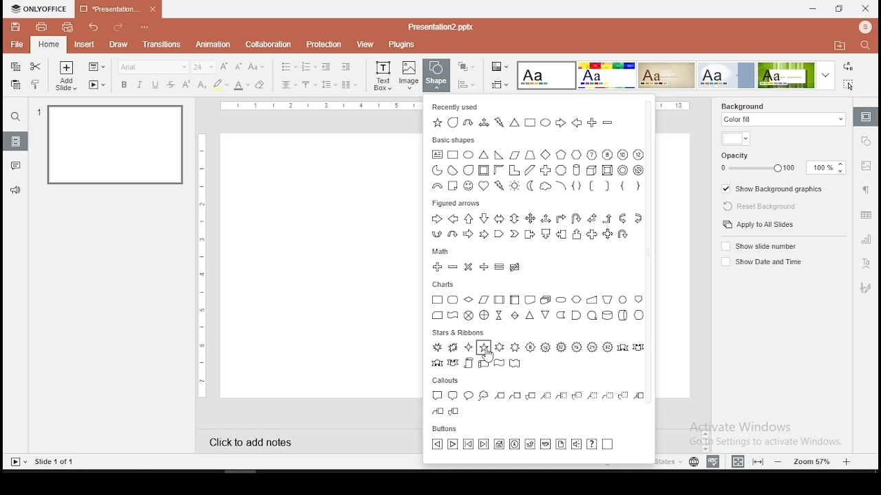  Describe the element at coordinates (466, 85) in the screenshot. I see `align shapes` at that location.